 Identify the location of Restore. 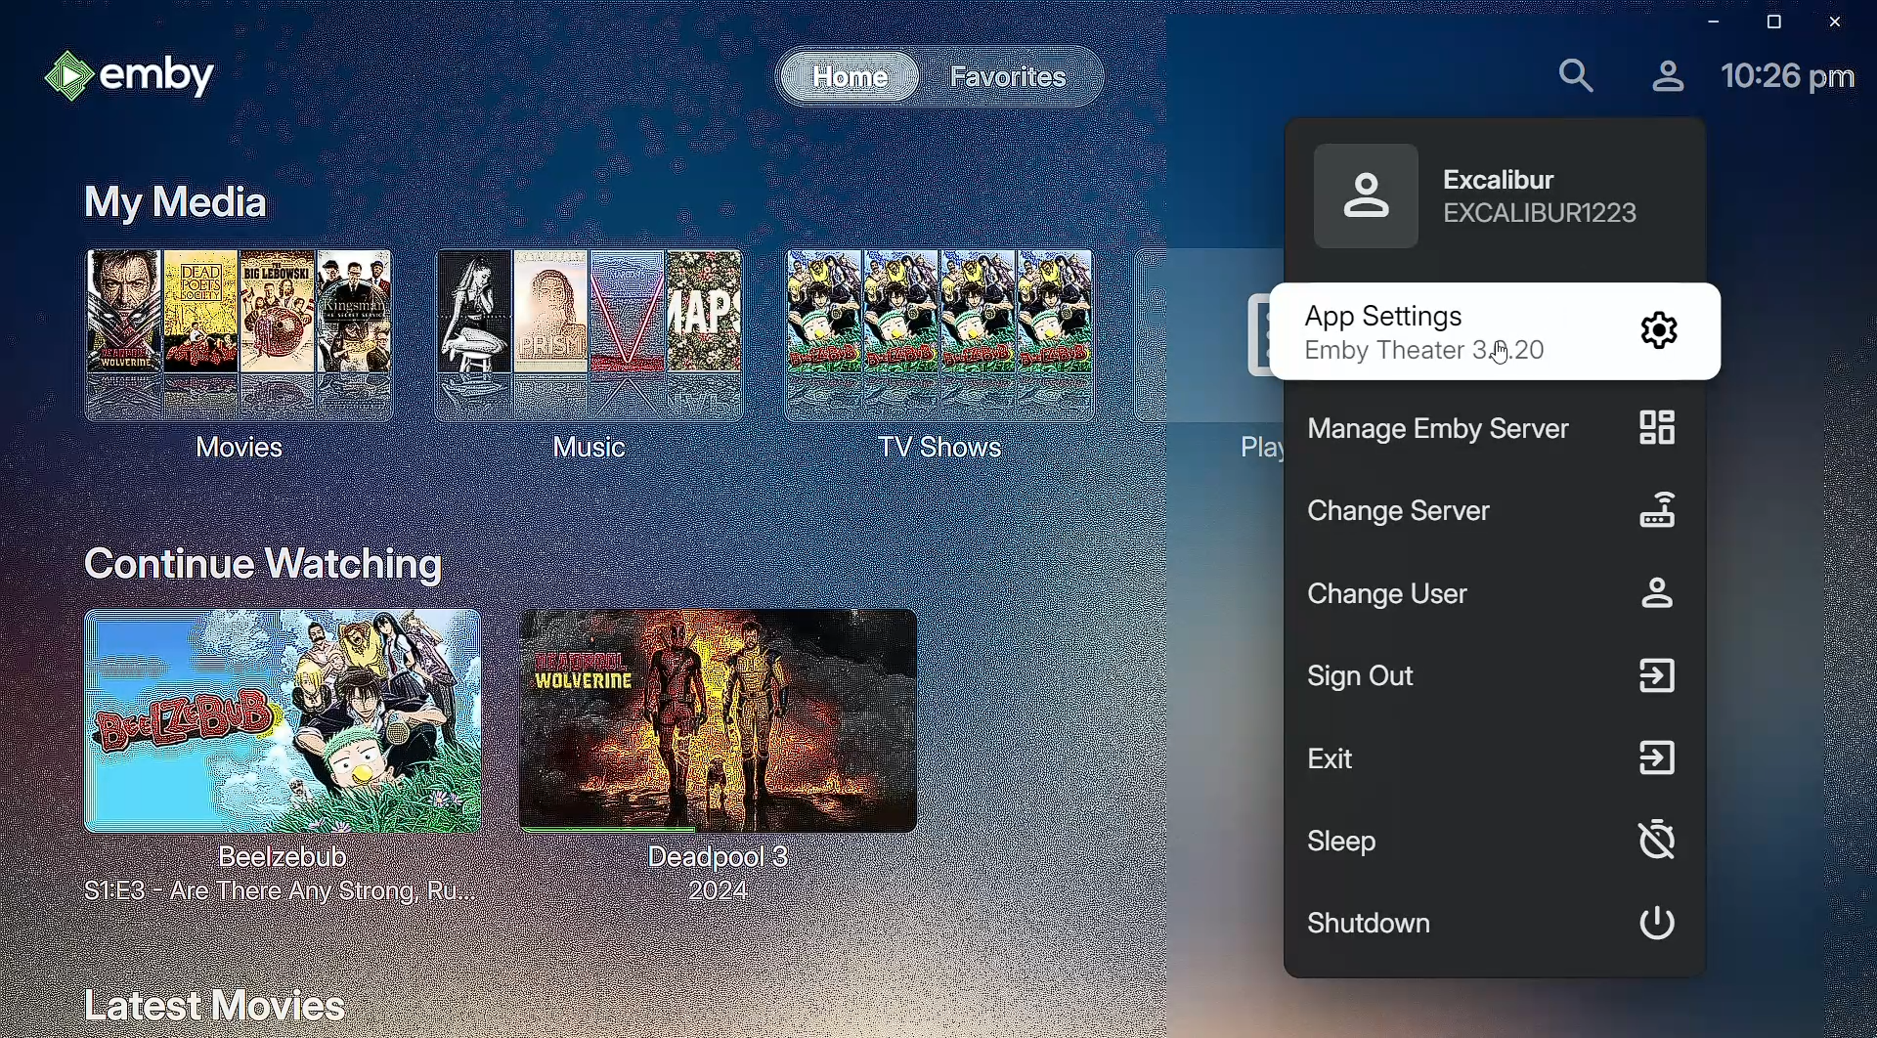
(1769, 22).